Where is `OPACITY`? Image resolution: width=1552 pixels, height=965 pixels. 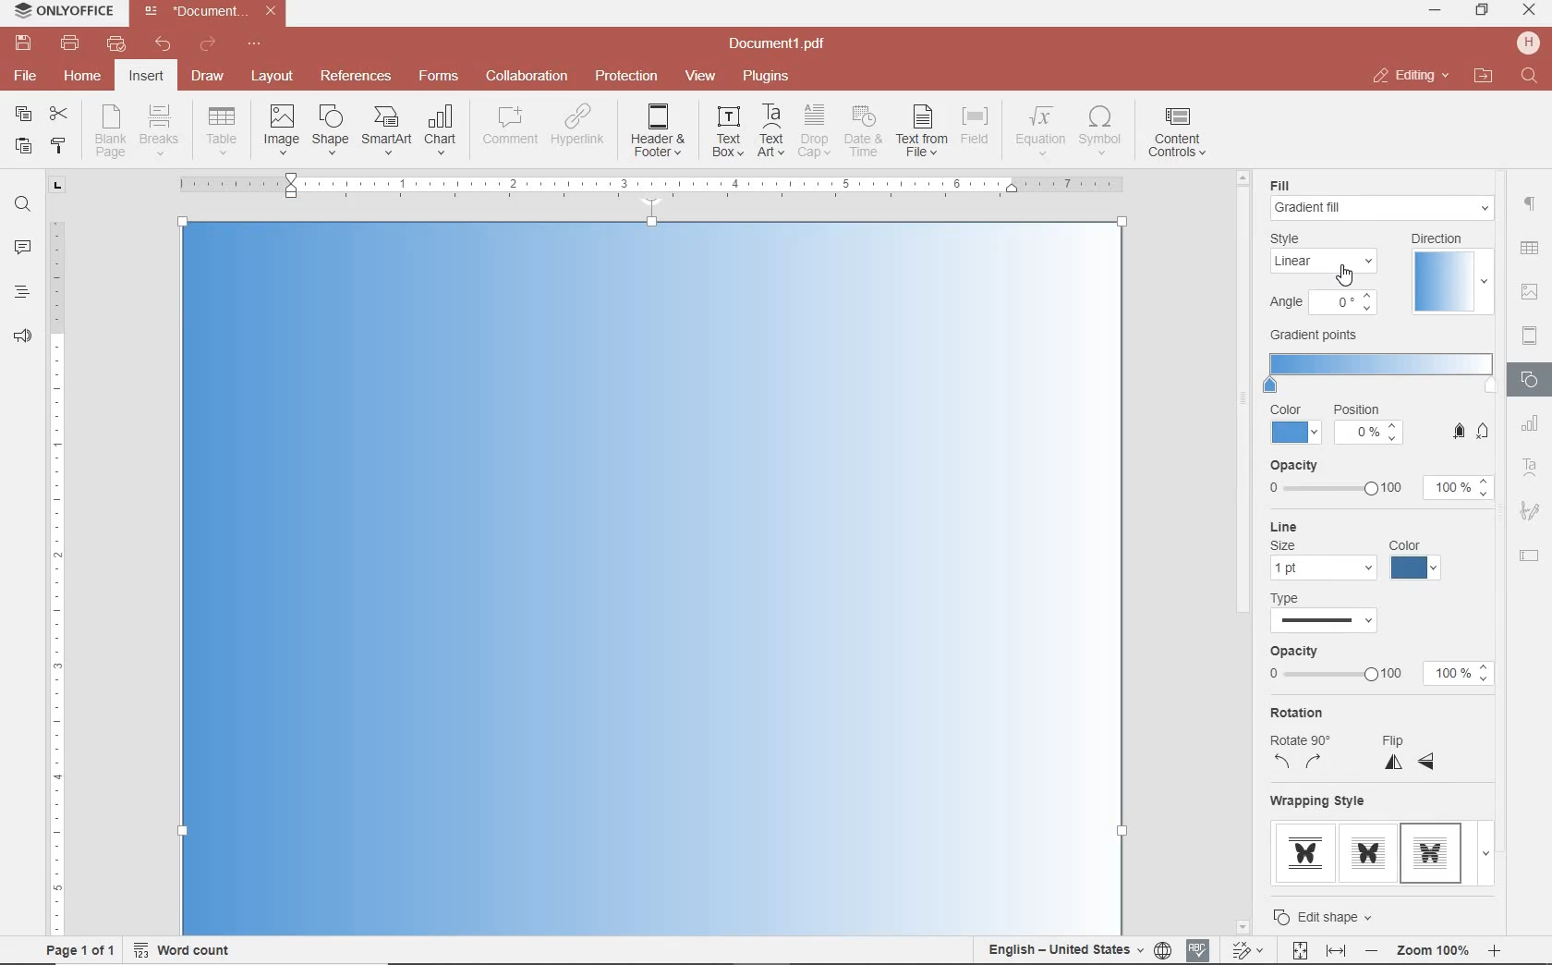 OPACITY is located at coordinates (1378, 477).